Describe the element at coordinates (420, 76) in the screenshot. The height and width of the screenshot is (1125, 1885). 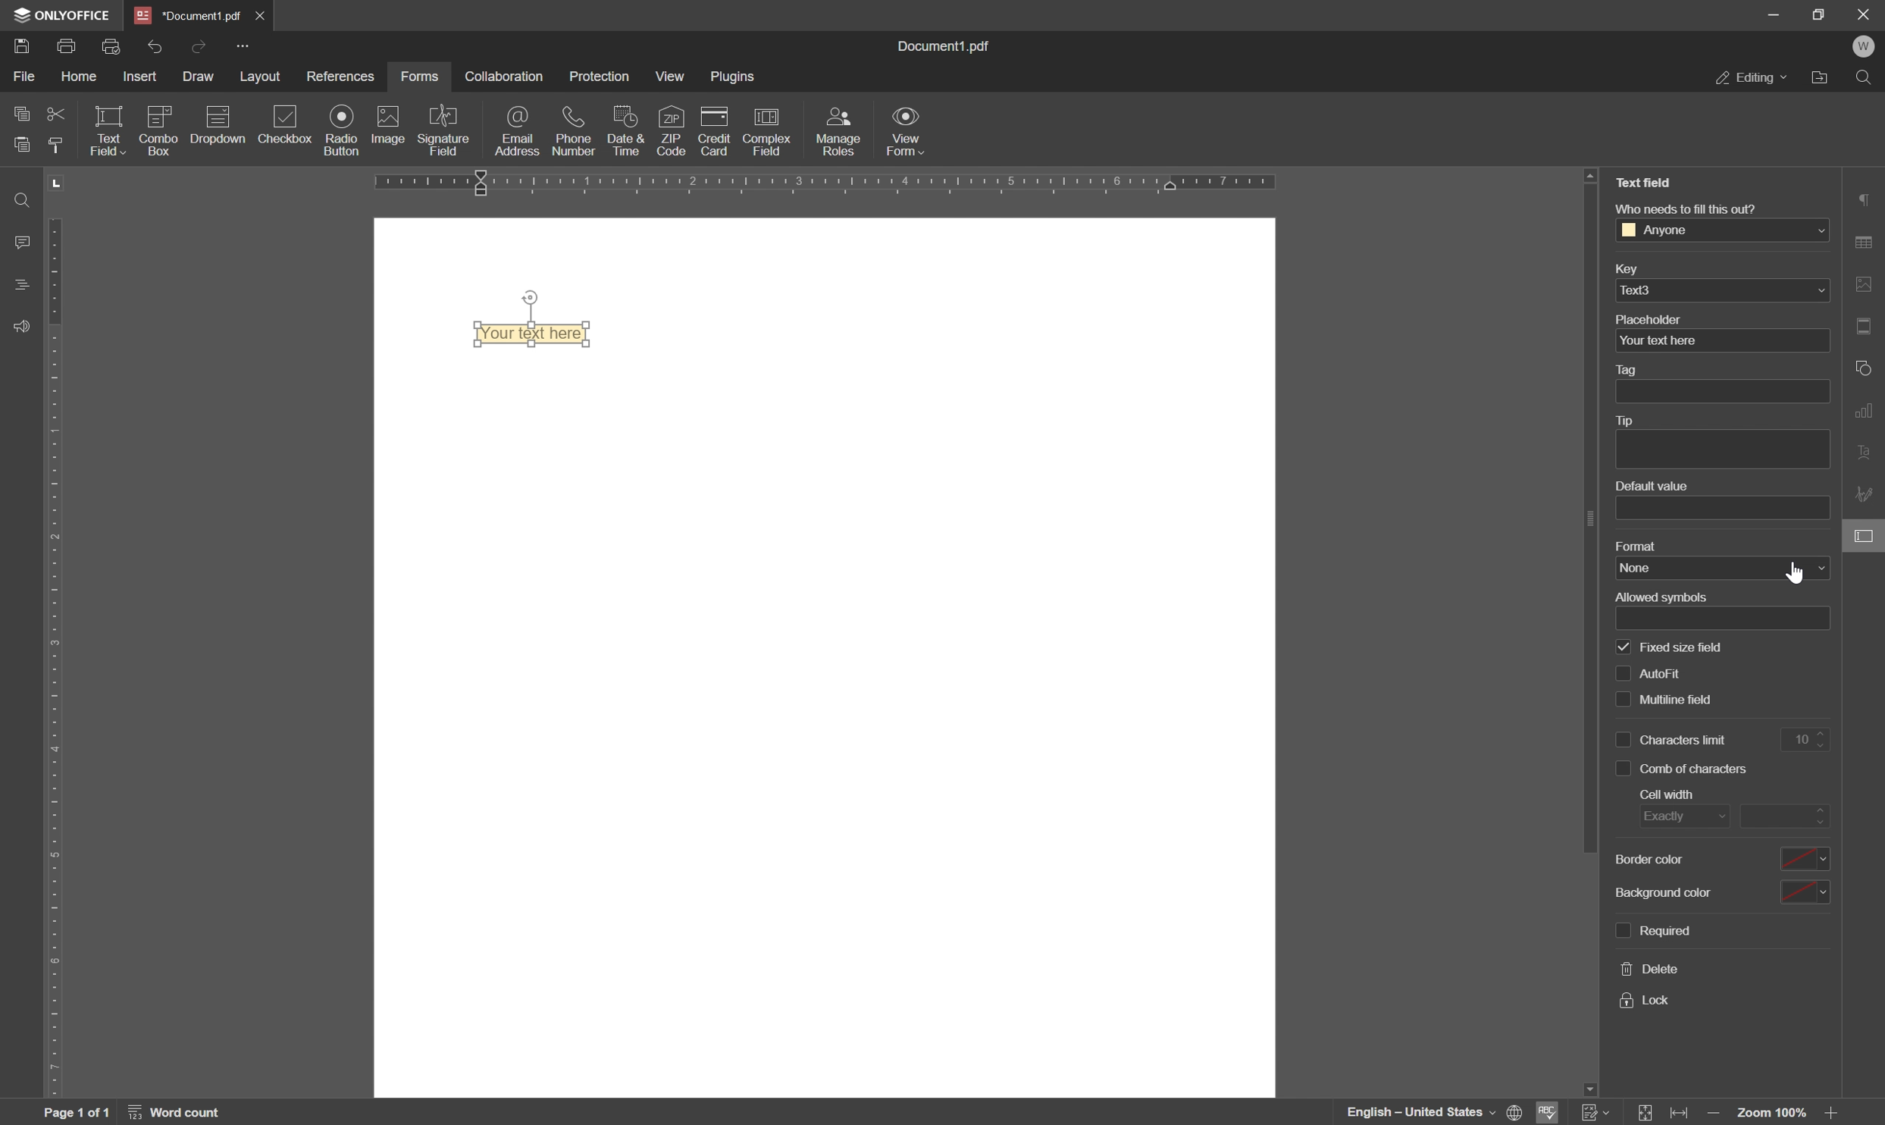
I see `forms` at that location.